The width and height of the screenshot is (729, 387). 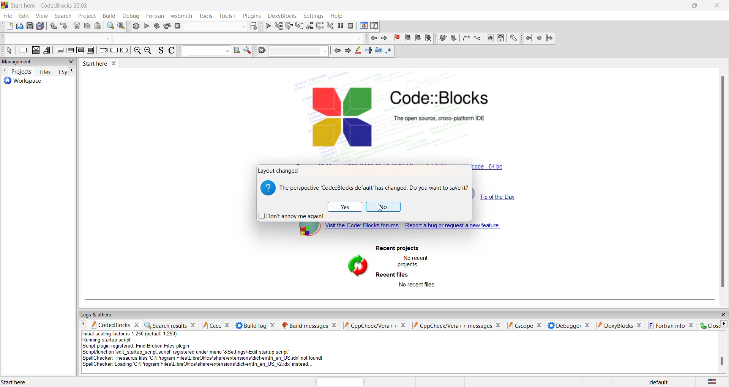 I want to click on cursor, so click(x=10, y=17).